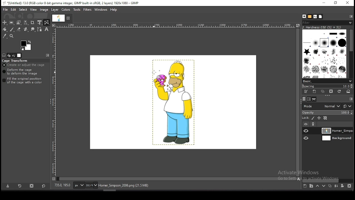 This screenshot has width=355, height=200. Describe the element at coordinates (44, 10) in the screenshot. I see `image` at that location.